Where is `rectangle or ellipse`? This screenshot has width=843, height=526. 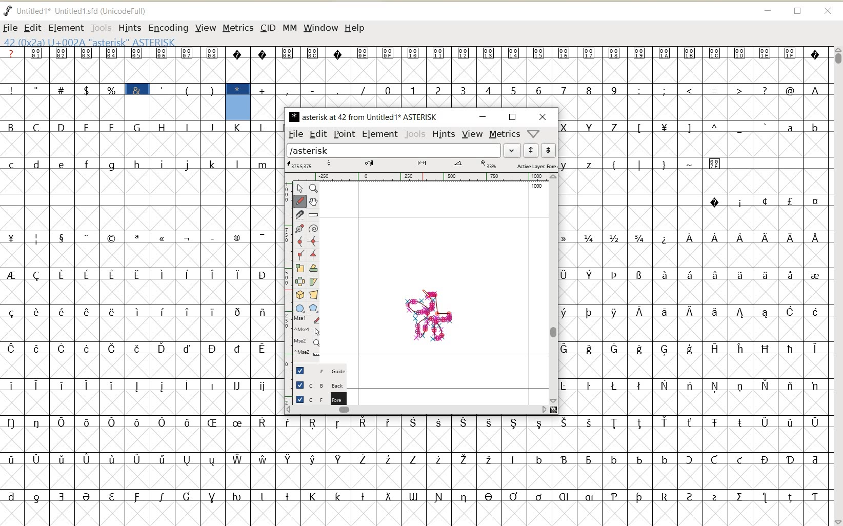 rectangle or ellipse is located at coordinates (299, 309).